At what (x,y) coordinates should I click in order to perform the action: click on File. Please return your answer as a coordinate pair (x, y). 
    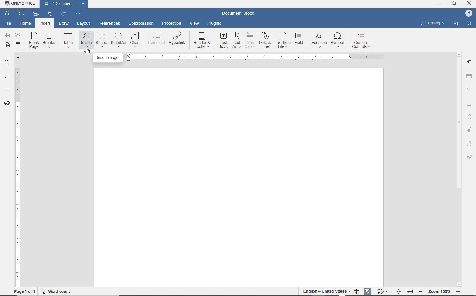
    Looking at the image, I should click on (8, 23).